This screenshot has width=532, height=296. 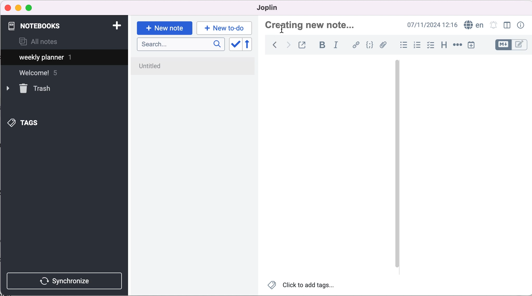 I want to click on click to add tags, so click(x=305, y=286).